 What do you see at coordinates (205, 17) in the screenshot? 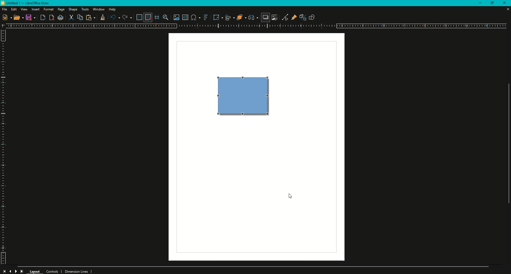
I see `Insert Fontwork Text` at bounding box center [205, 17].